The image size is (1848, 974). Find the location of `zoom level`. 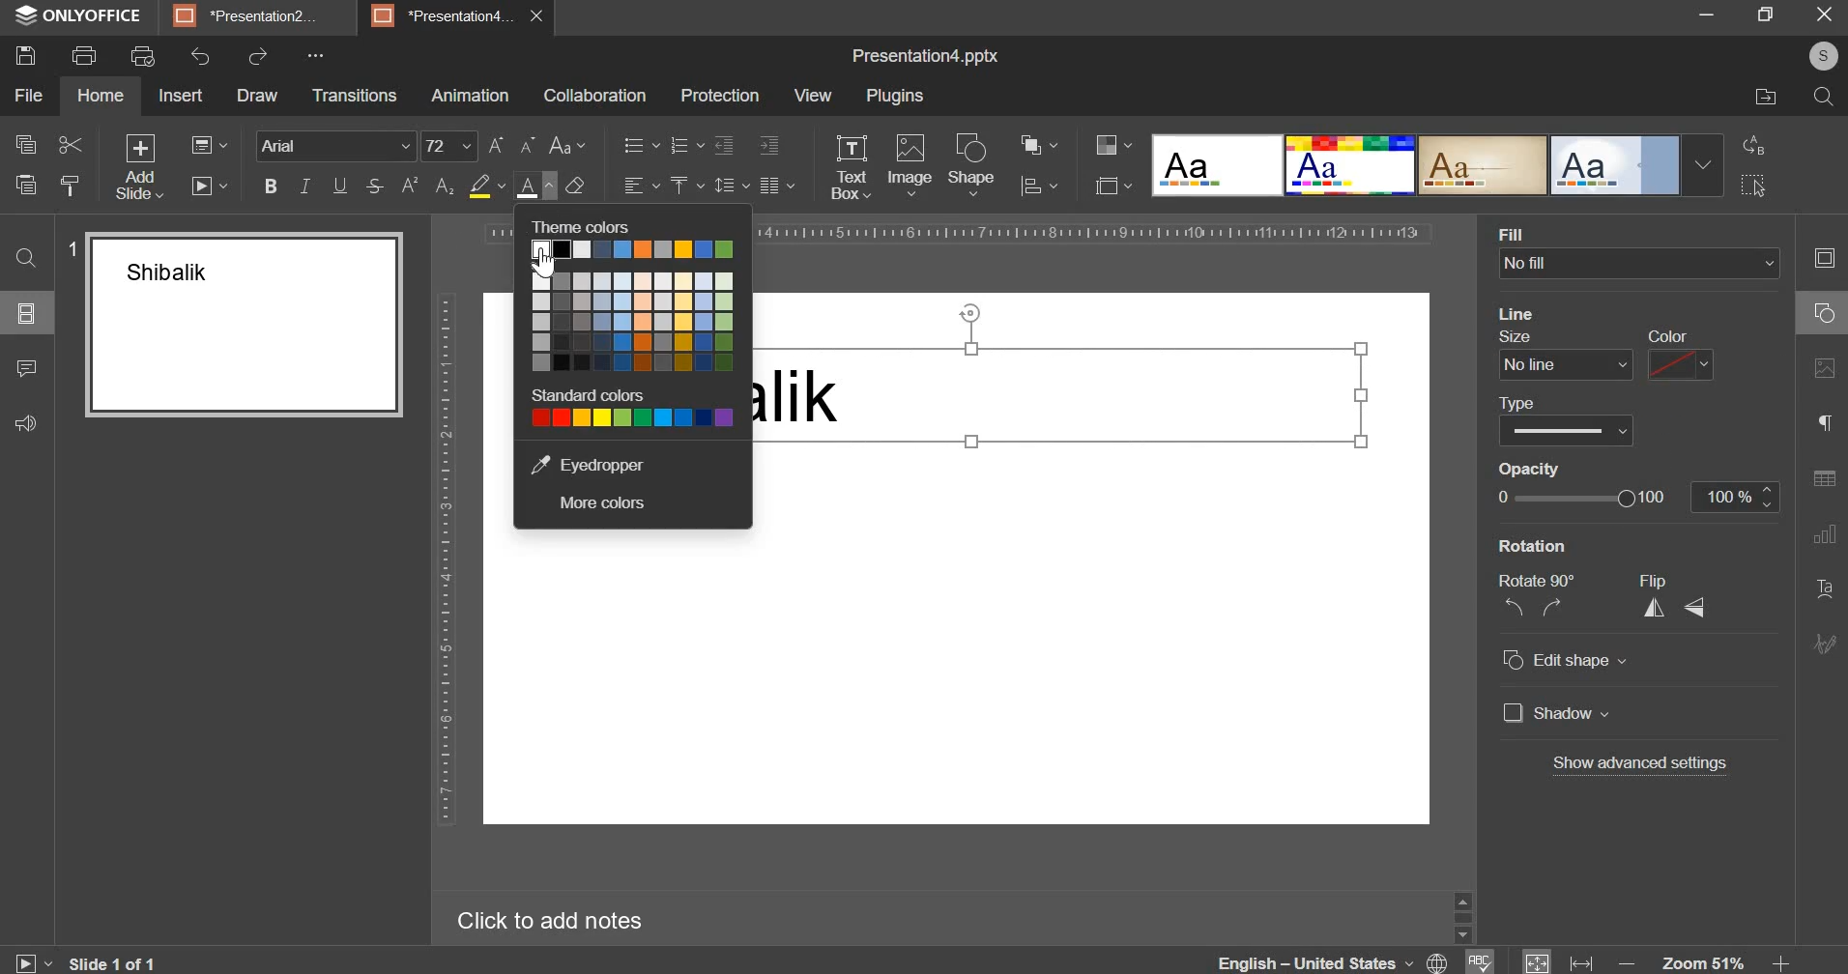

zoom level is located at coordinates (1703, 959).